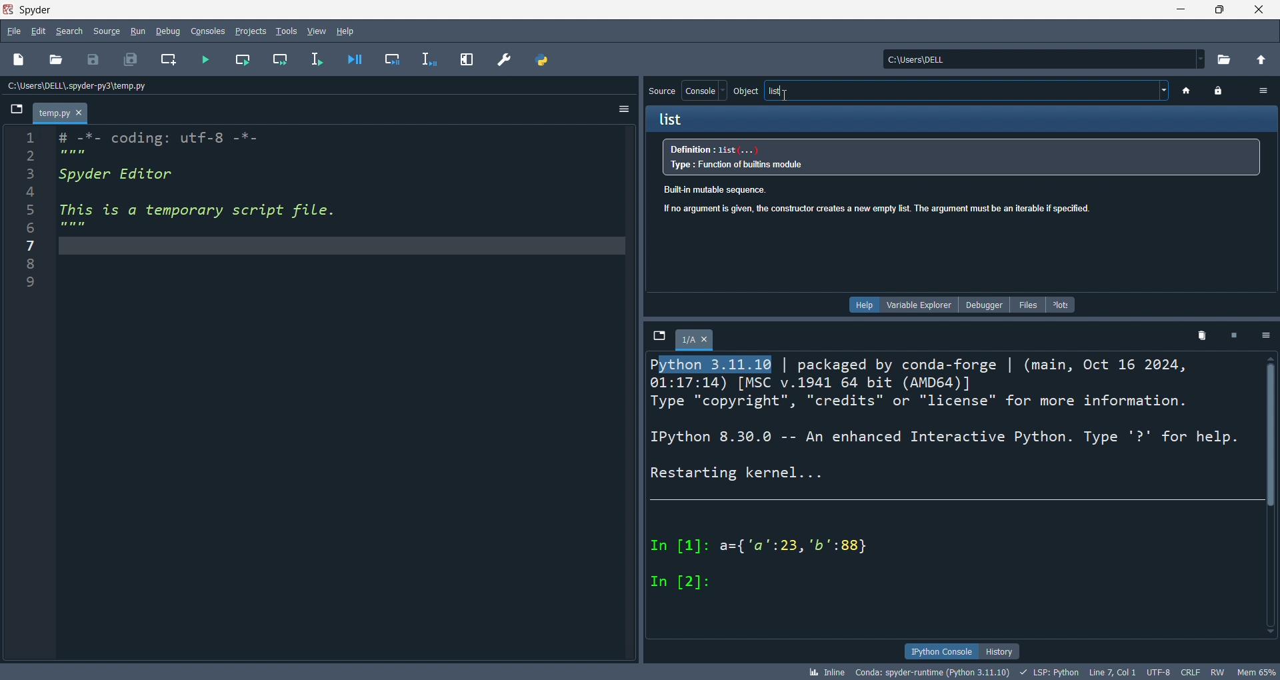  What do you see at coordinates (1191, 335) in the screenshot?
I see `delete` at bounding box center [1191, 335].